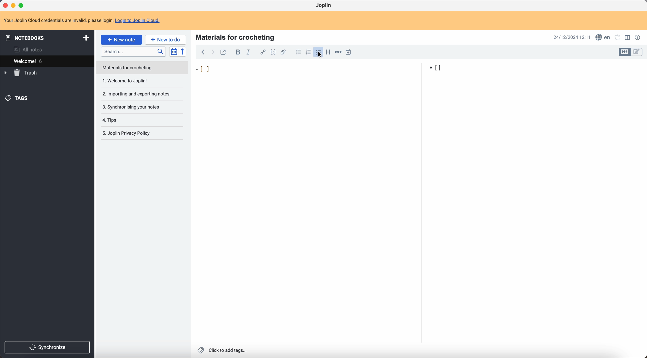  What do you see at coordinates (82, 20) in the screenshot?
I see `note` at bounding box center [82, 20].